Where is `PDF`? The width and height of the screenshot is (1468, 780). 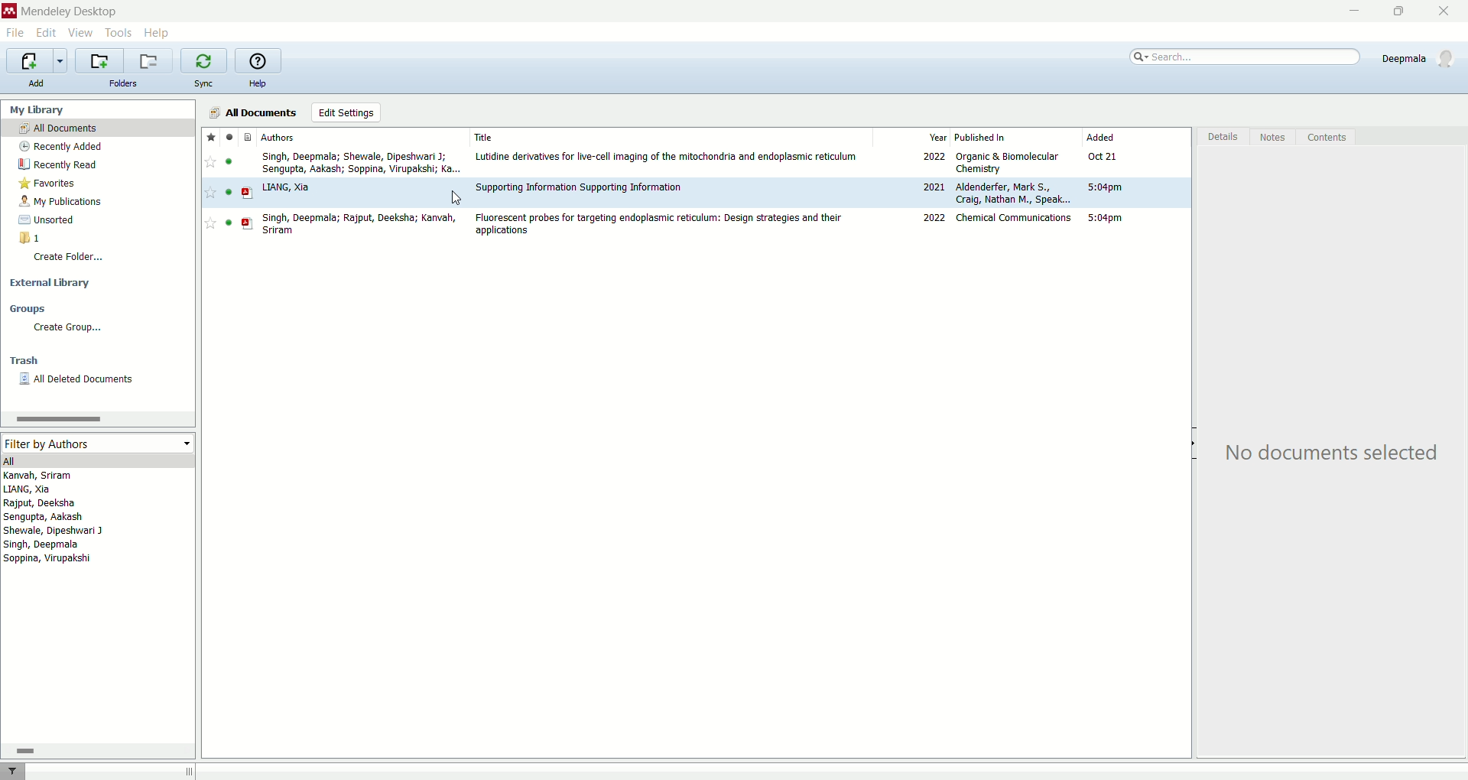
PDF is located at coordinates (248, 223).